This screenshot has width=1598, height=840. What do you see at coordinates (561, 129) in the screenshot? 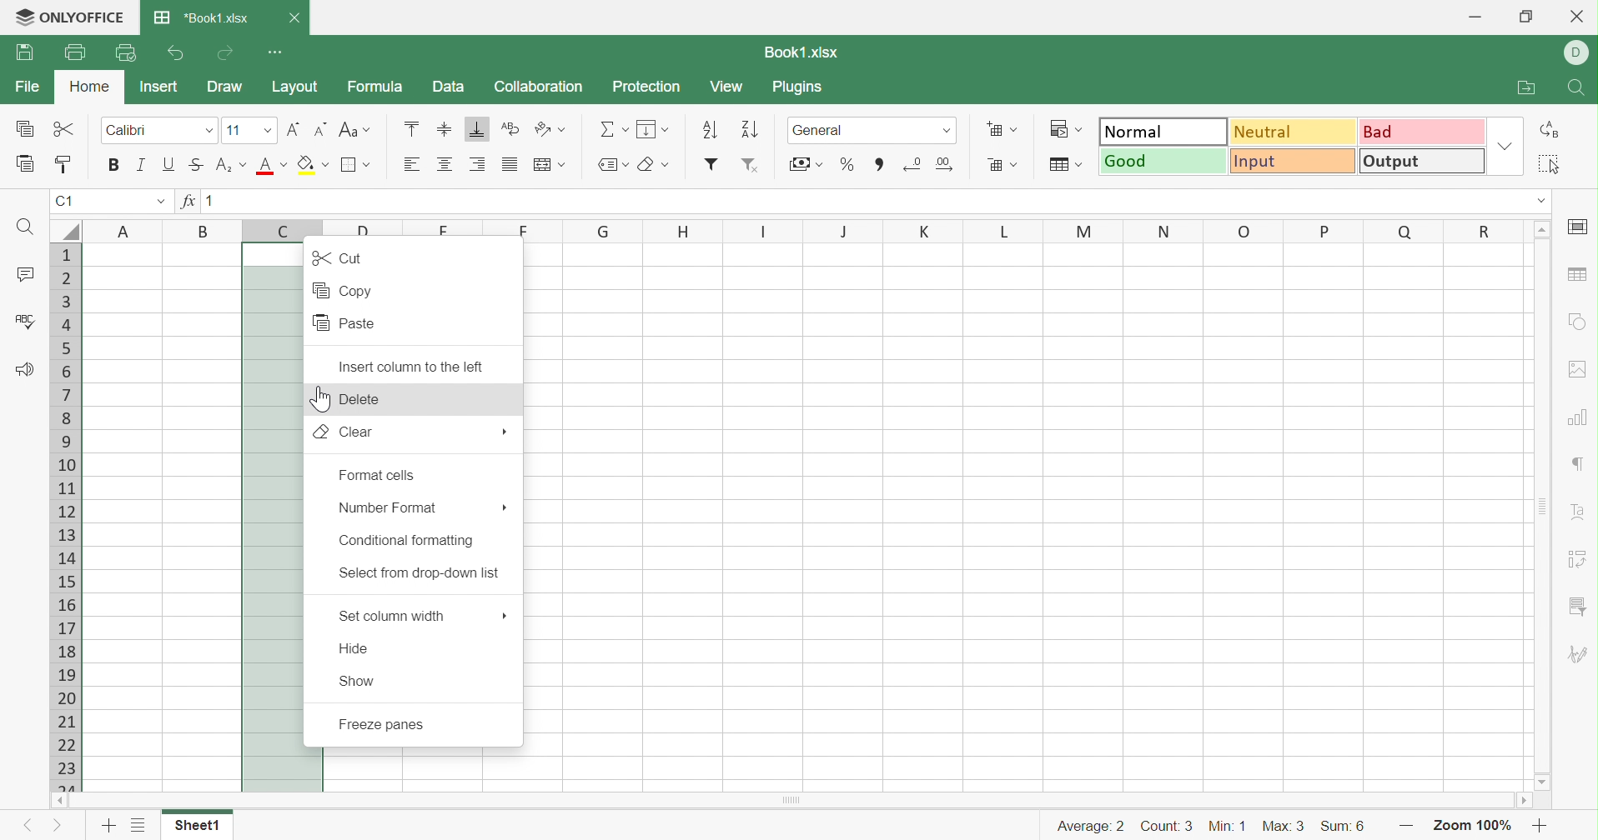
I see `Drop Down` at bounding box center [561, 129].